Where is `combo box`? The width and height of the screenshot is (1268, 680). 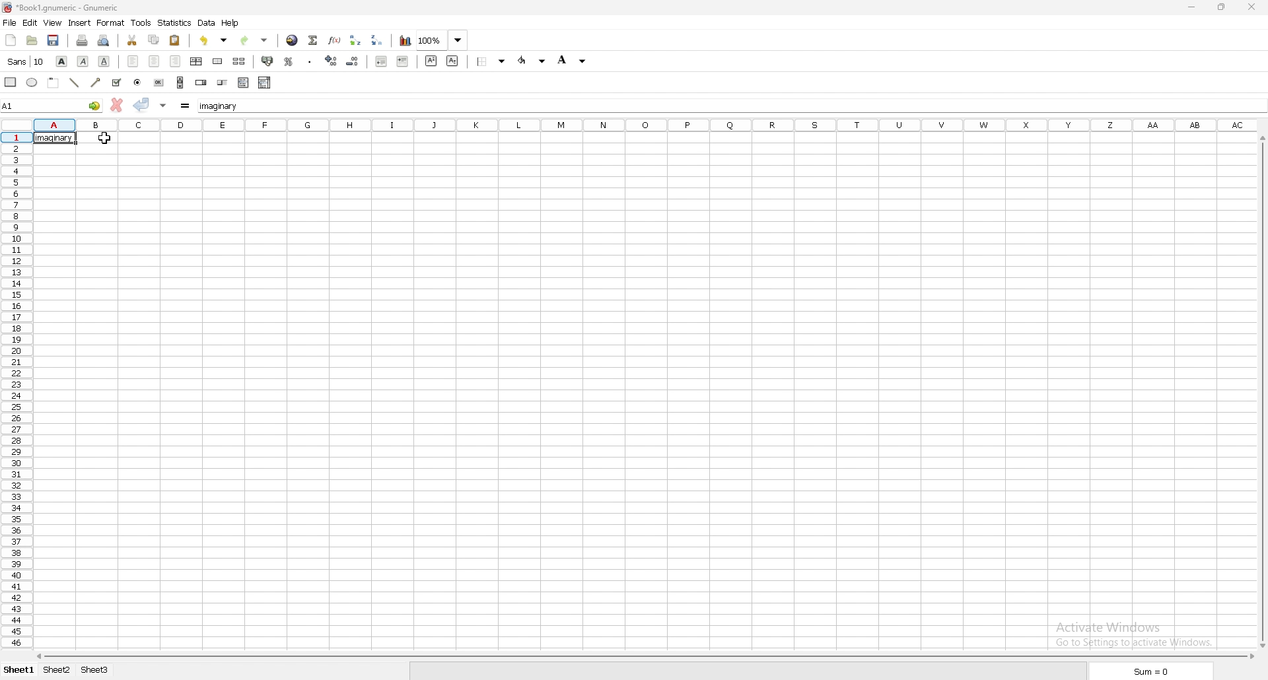
combo box is located at coordinates (265, 83).